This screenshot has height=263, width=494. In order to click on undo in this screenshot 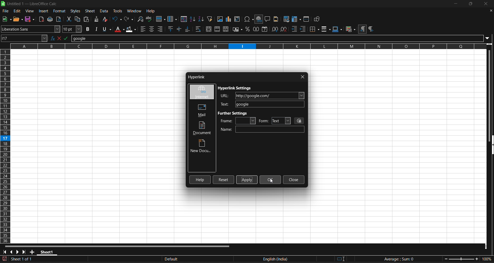, I will do `click(117, 19)`.